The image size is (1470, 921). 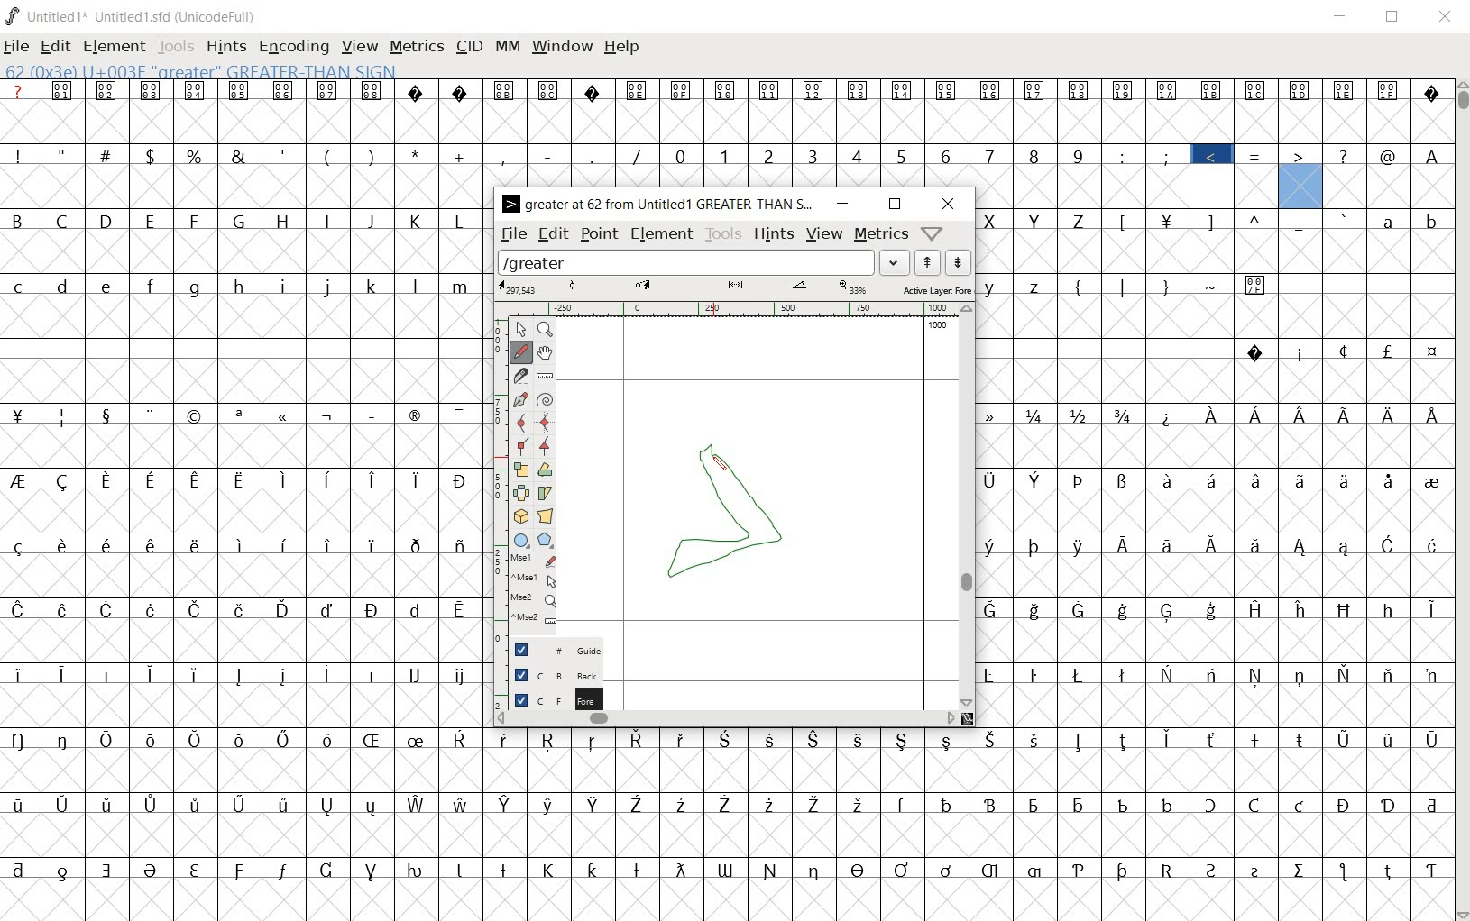 I want to click on cut splines in two, so click(x=519, y=375).